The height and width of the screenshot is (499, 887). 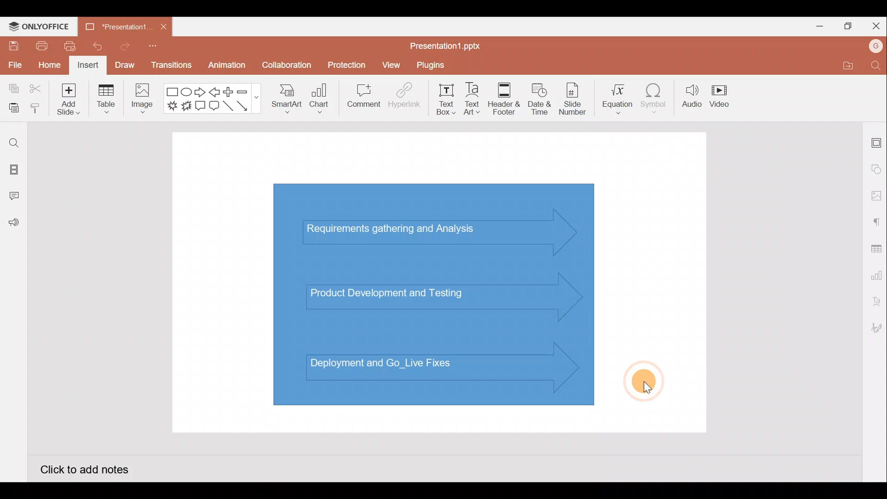 What do you see at coordinates (874, 24) in the screenshot?
I see `Close` at bounding box center [874, 24].